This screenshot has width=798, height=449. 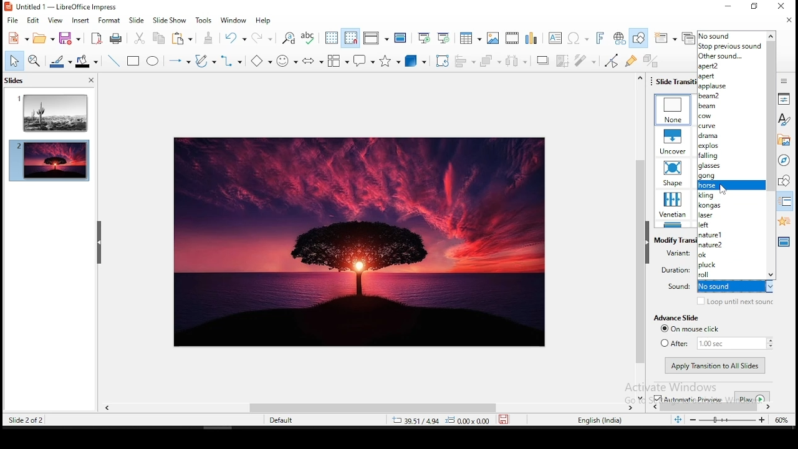 I want to click on animation, so click(x=783, y=220).